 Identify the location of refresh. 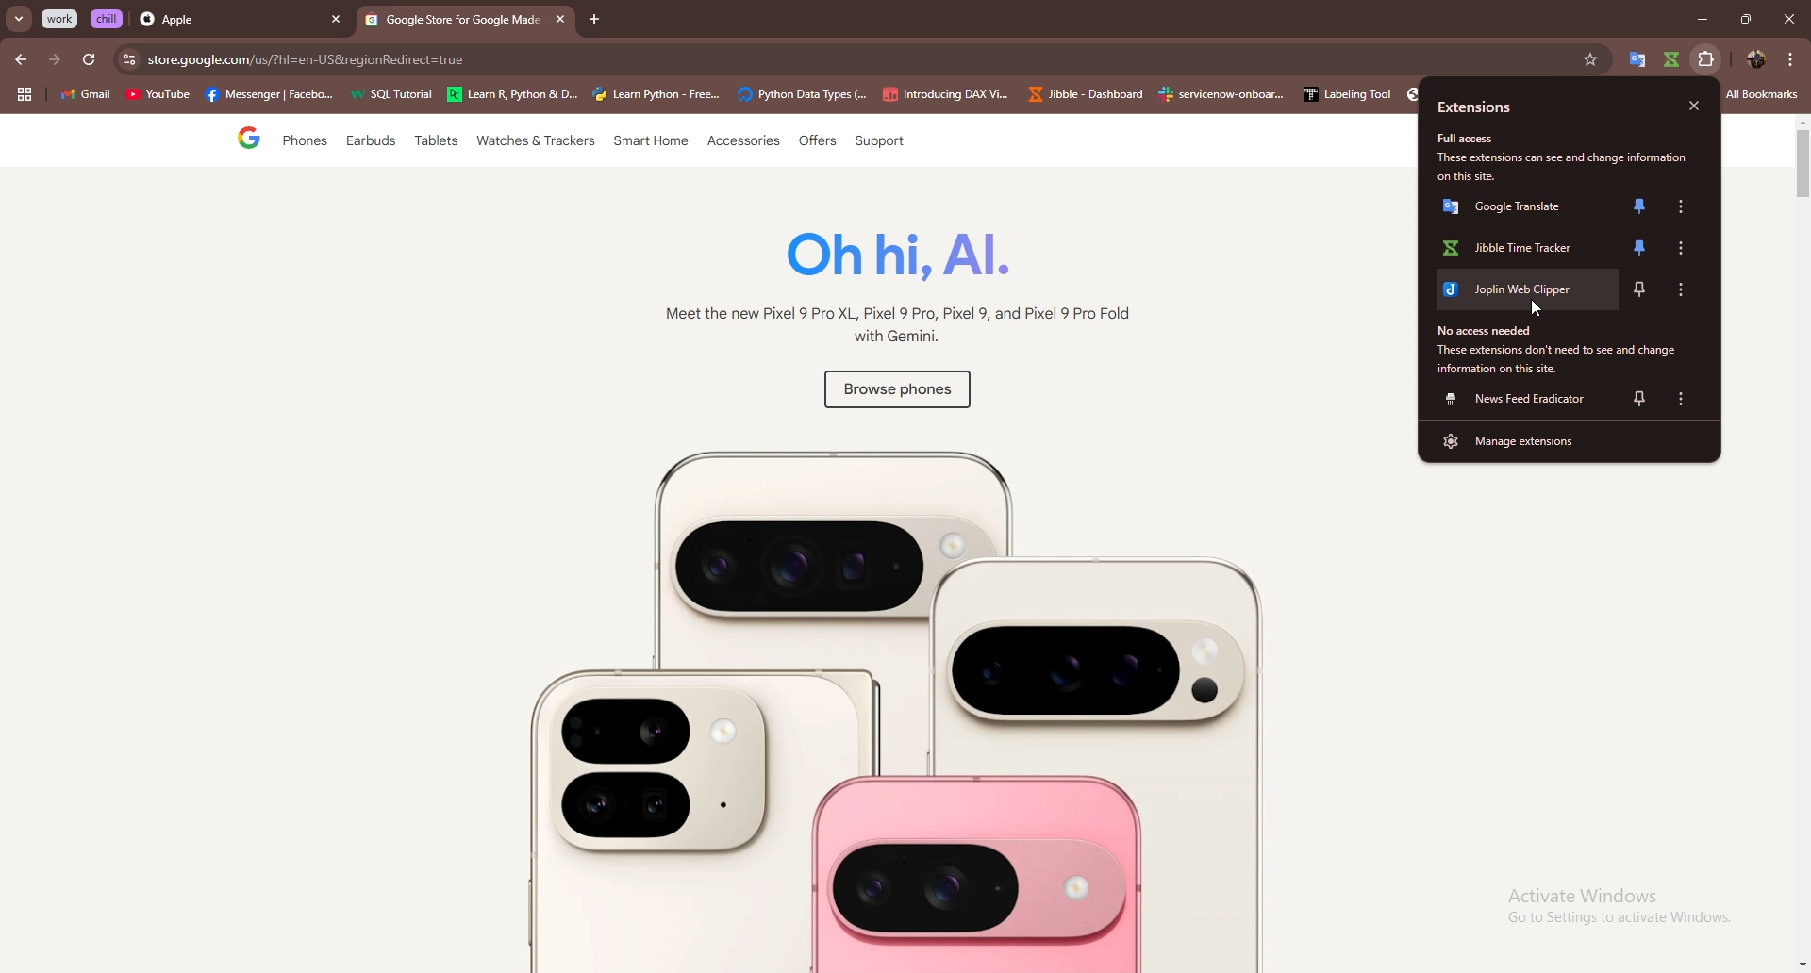
(89, 60).